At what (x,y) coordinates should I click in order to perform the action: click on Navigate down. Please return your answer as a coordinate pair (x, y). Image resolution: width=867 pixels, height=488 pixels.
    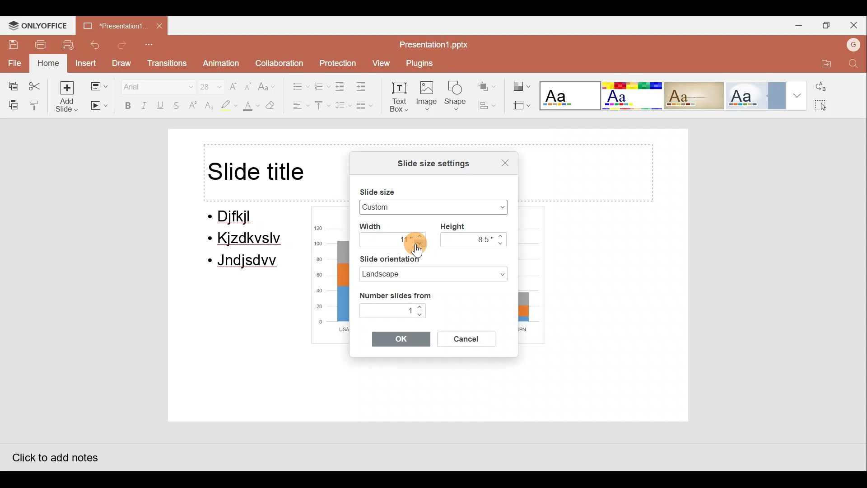
    Looking at the image, I should click on (503, 244).